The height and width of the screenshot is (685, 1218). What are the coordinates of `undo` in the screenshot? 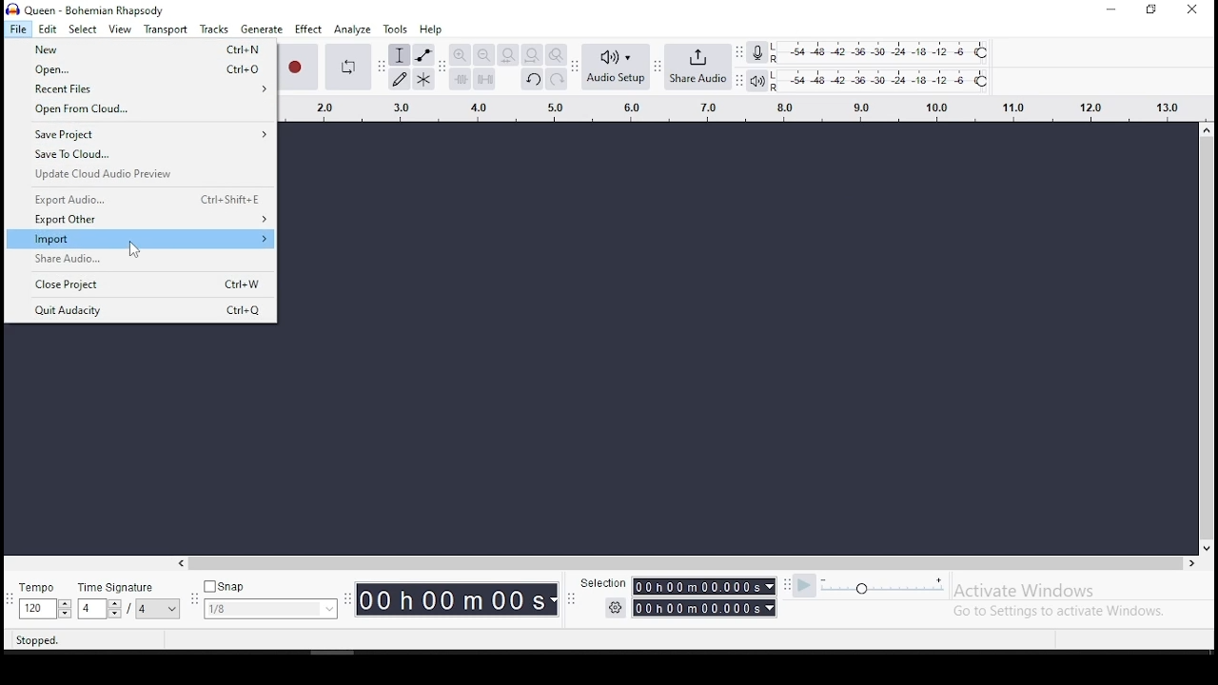 It's located at (532, 81).